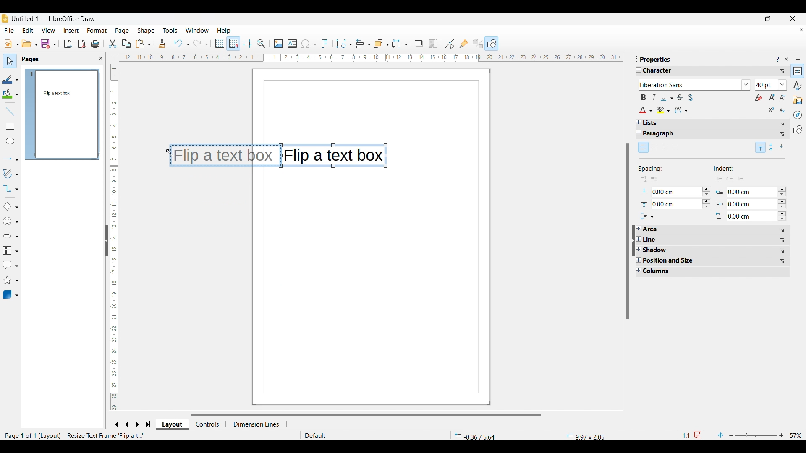  Describe the element at coordinates (756, 435) in the screenshot. I see `Page zoom slider` at that location.